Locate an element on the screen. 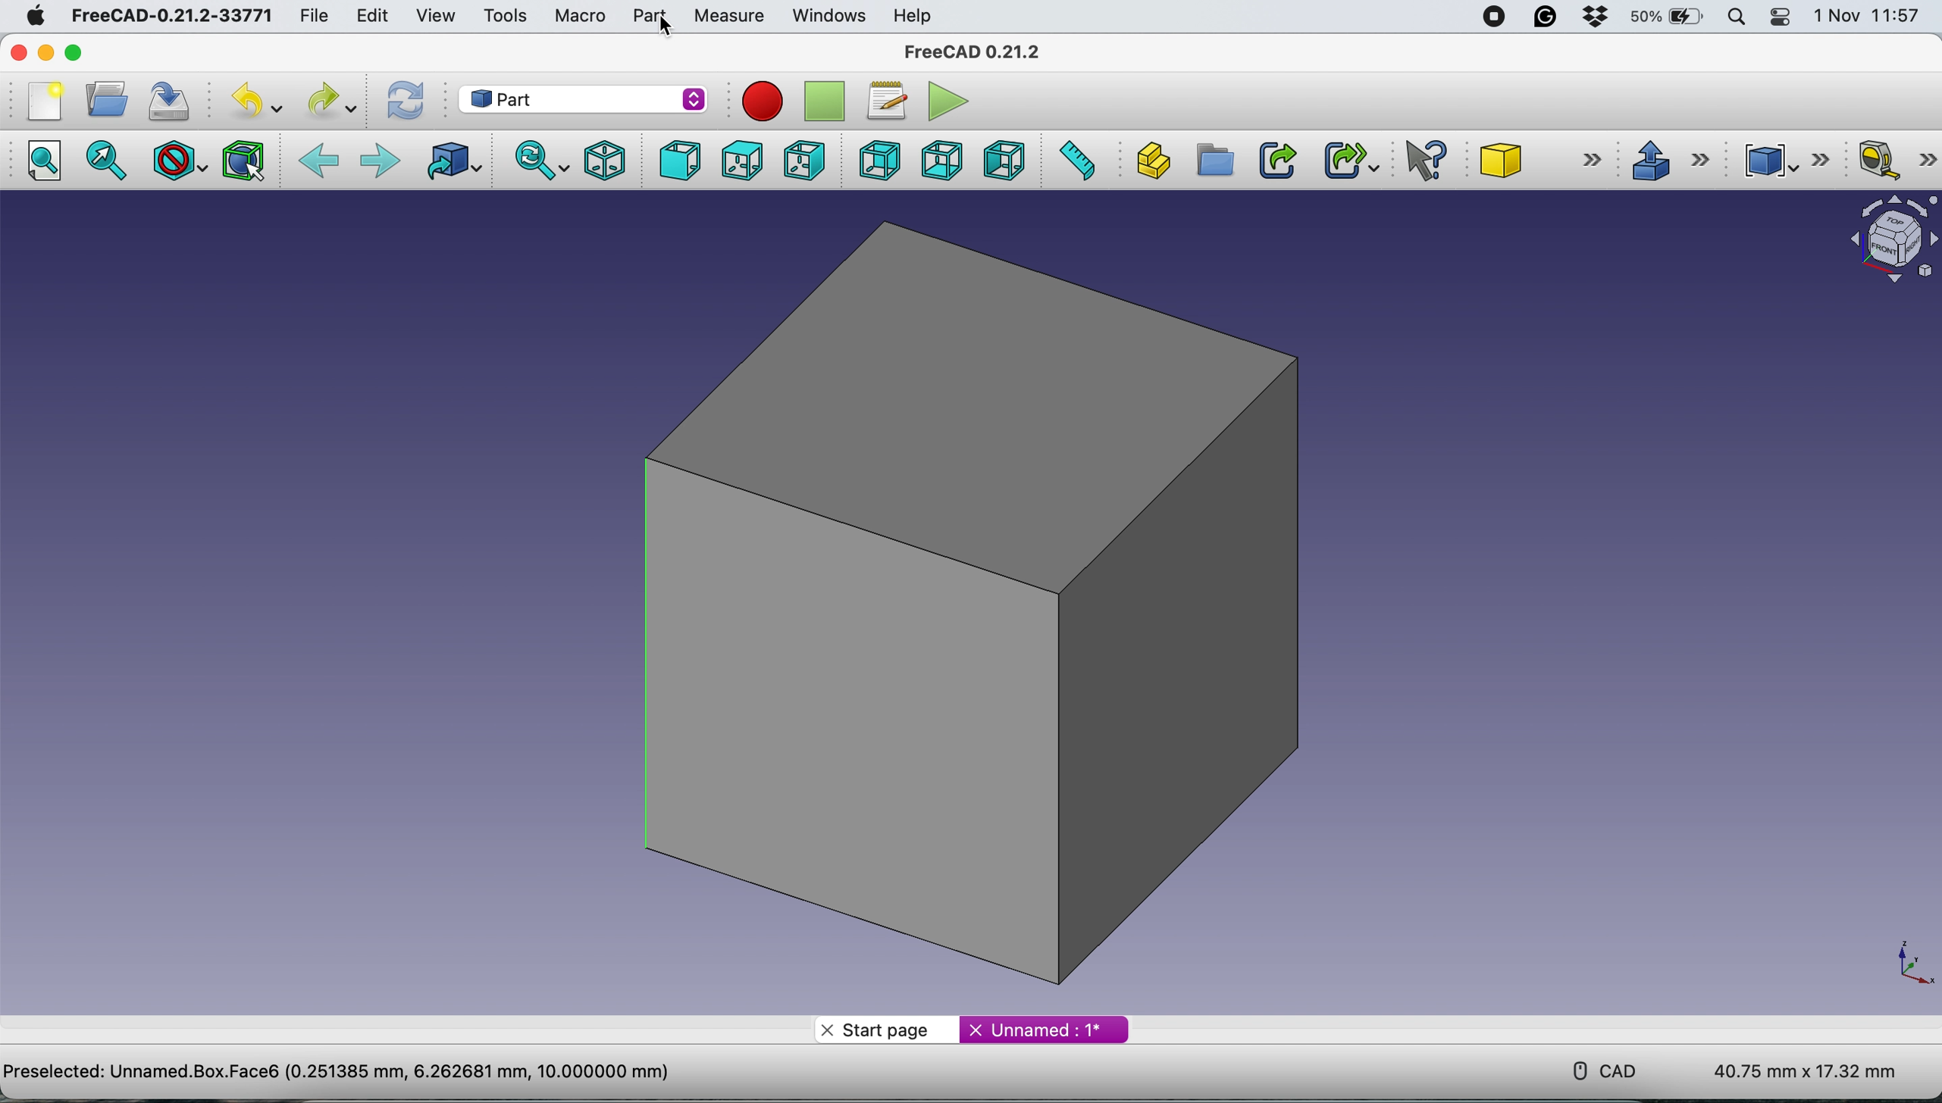  new  is located at coordinates (45, 101).